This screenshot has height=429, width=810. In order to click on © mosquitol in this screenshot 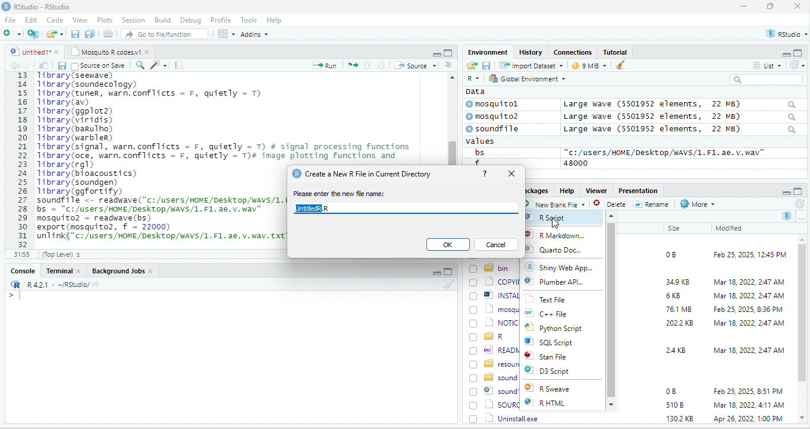, I will do `click(501, 104)`.